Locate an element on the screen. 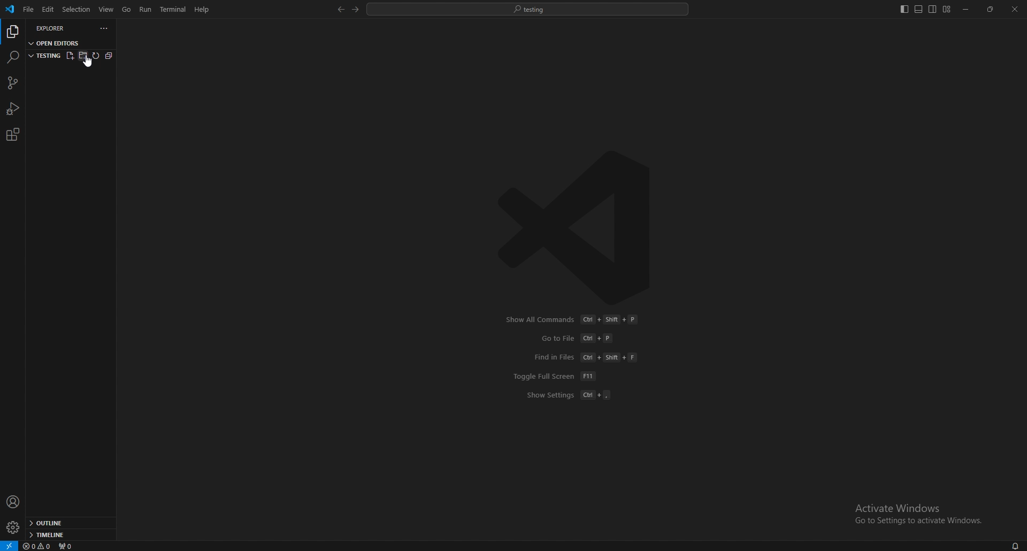  open editors is located at coordinates (56, 42).